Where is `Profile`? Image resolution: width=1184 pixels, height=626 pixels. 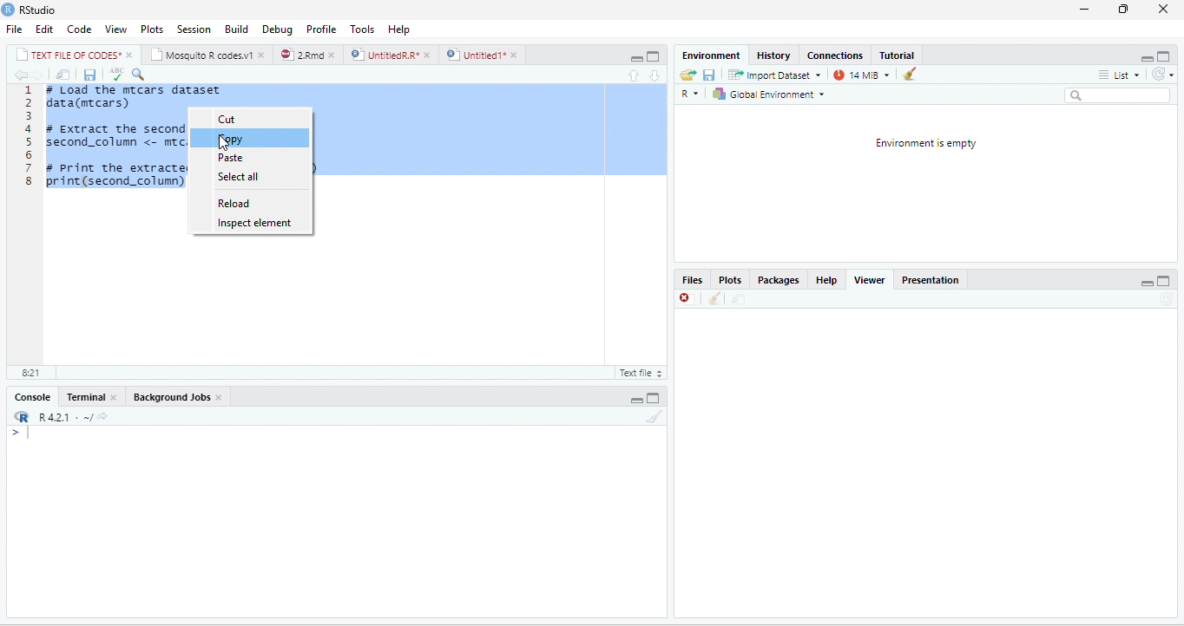 Profile is located at coordinates (322, 28).